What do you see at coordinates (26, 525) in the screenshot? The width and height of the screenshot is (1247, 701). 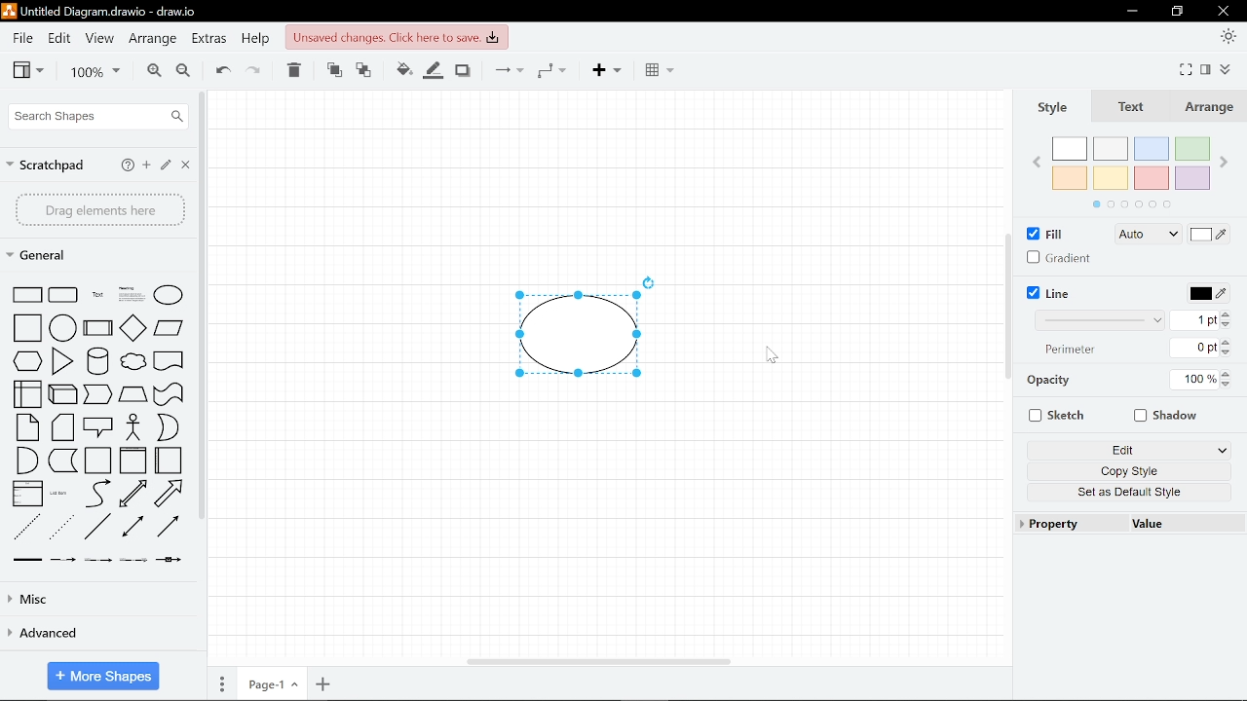 I see `dashed line` at bounding box center [26, 525].